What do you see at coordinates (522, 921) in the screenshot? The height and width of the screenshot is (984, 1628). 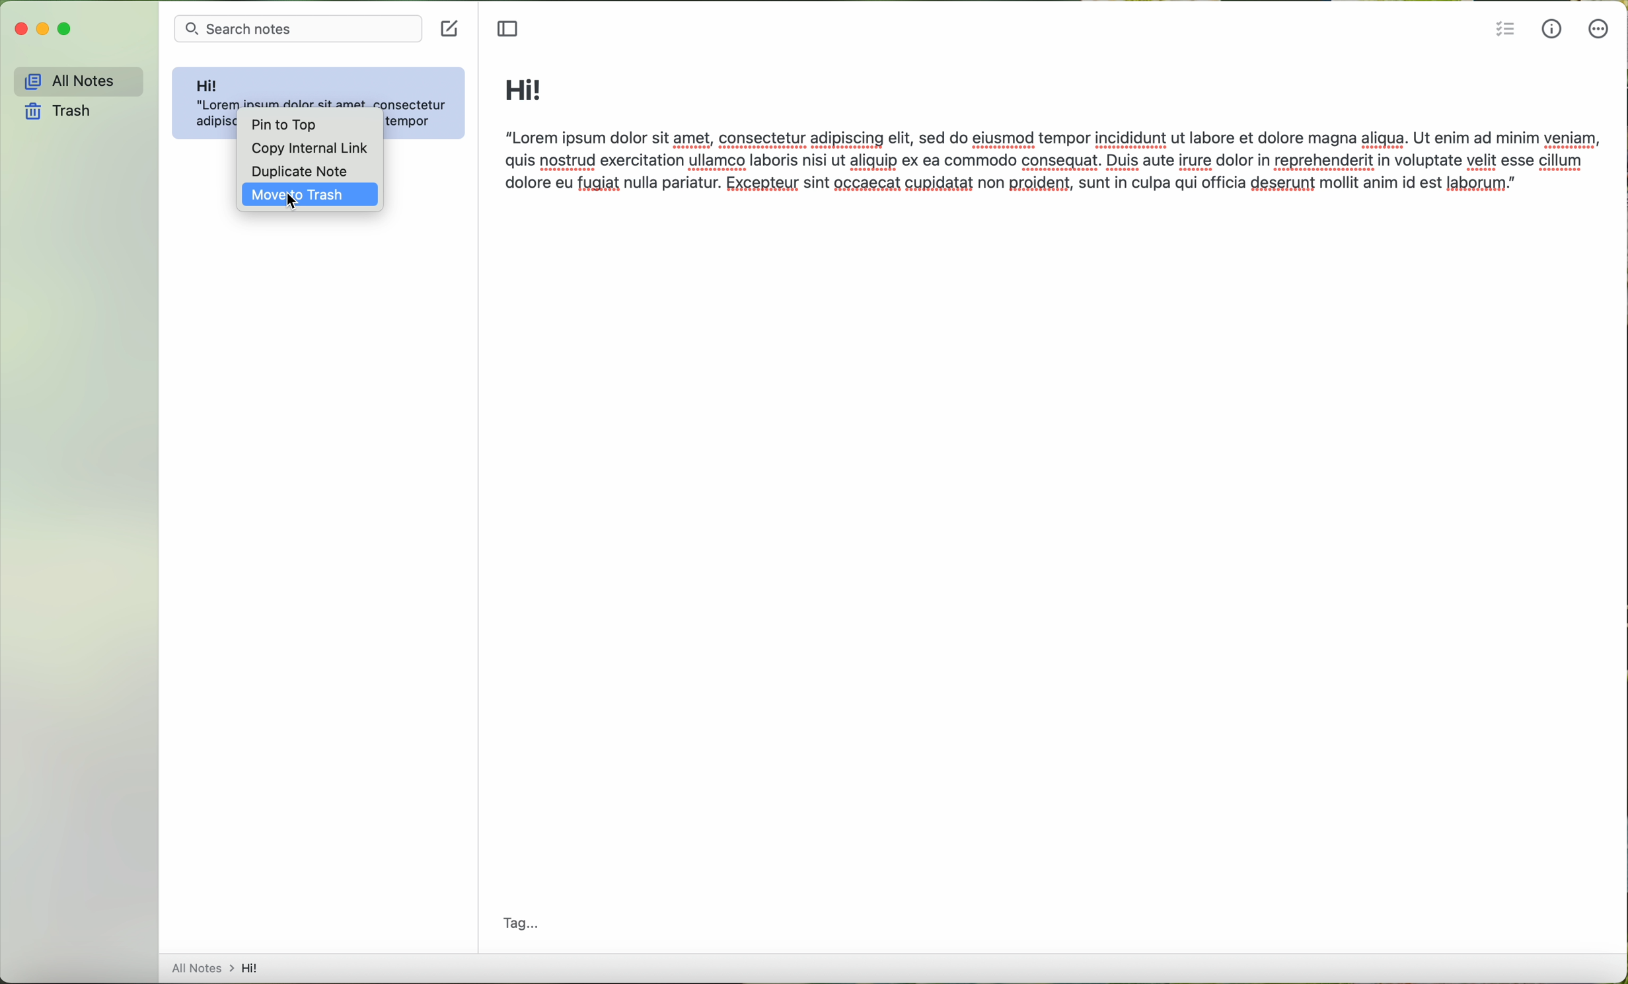 I see `tag` at bounding box center [522, 921].